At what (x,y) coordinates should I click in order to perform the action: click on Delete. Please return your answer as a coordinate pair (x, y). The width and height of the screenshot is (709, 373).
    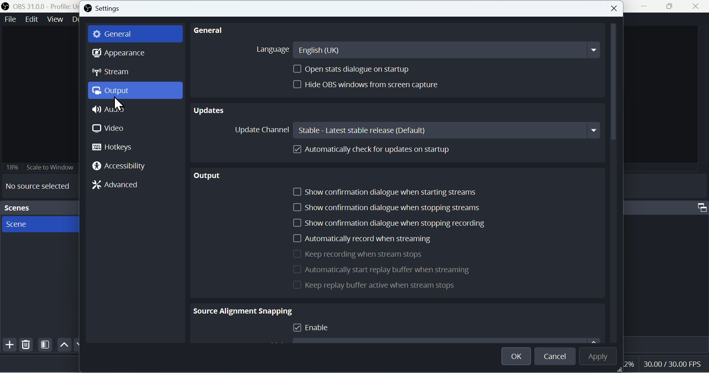
    Looking at the image, I should click on (26, 346).